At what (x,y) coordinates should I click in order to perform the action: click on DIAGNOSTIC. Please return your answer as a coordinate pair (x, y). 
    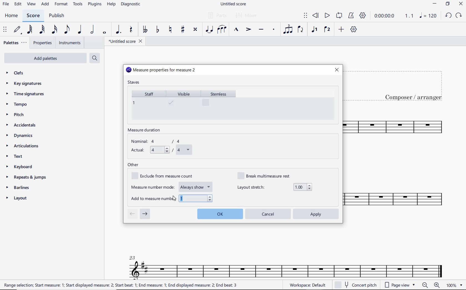
    Looking at the image, I should click on (132, 4).